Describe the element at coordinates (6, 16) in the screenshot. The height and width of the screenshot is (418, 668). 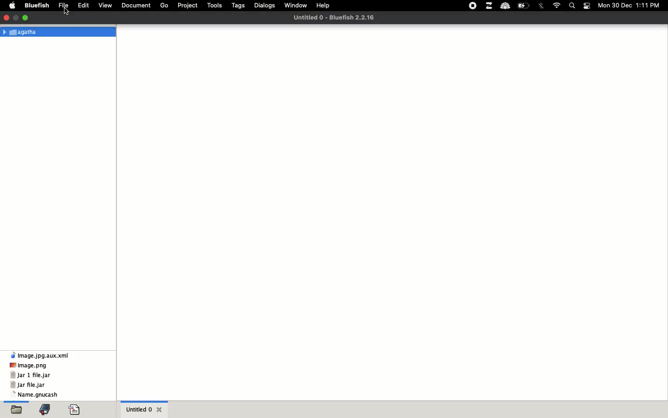
I see `close` at that location.